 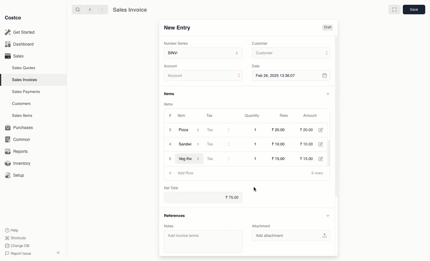 What do you see at coordinates (312, 116) in the screenshot?
I see `Amount` at bounding box center [312, 116].